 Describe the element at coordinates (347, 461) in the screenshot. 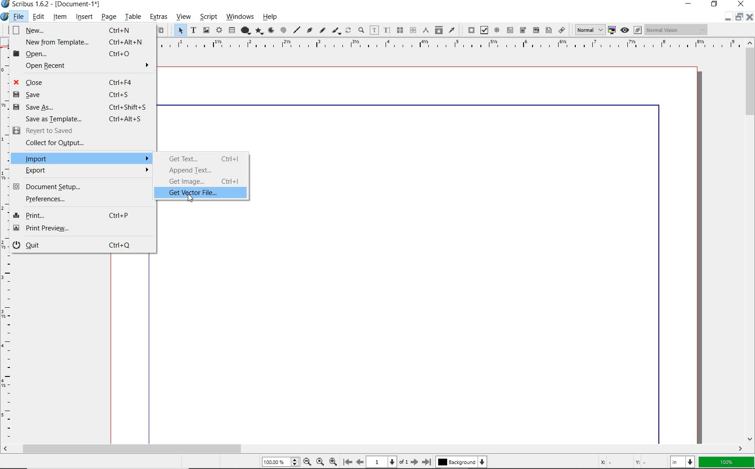

I see `First Page` at that location.